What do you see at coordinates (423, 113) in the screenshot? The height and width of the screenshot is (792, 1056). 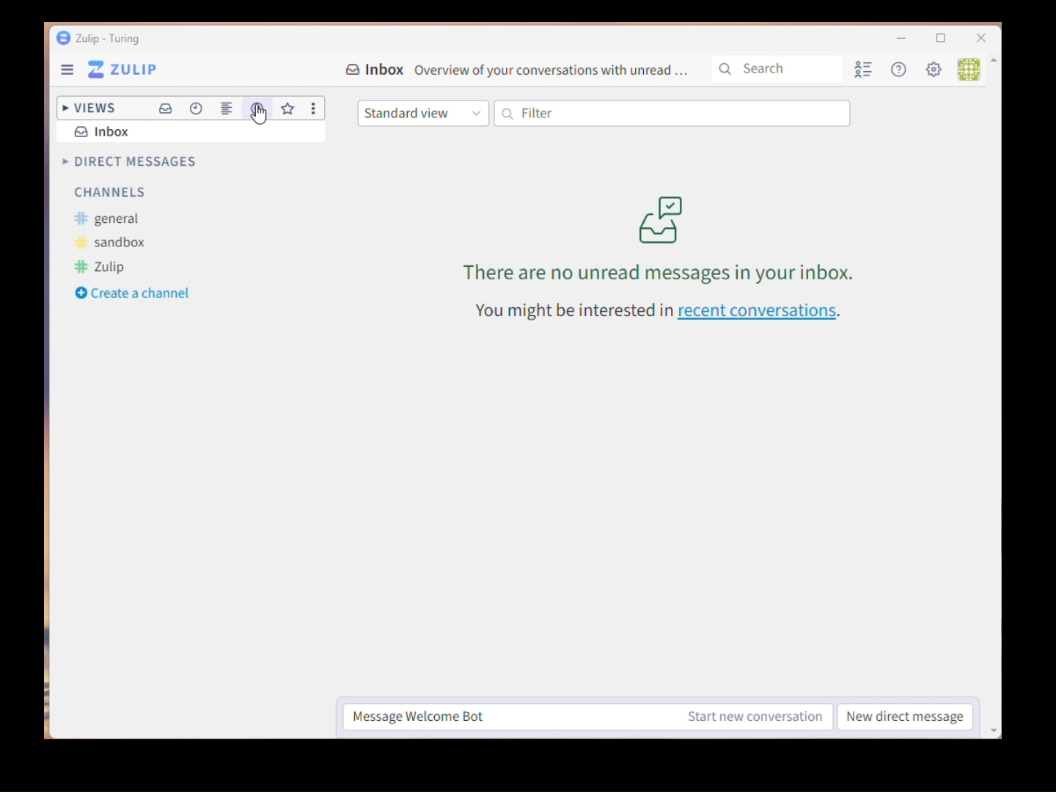 I see `Standar View` at bounding box center [423, 113].